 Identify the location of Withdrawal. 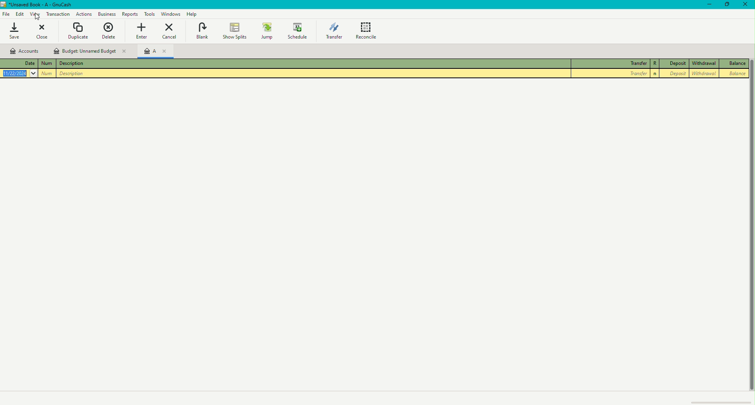
(704, 74).